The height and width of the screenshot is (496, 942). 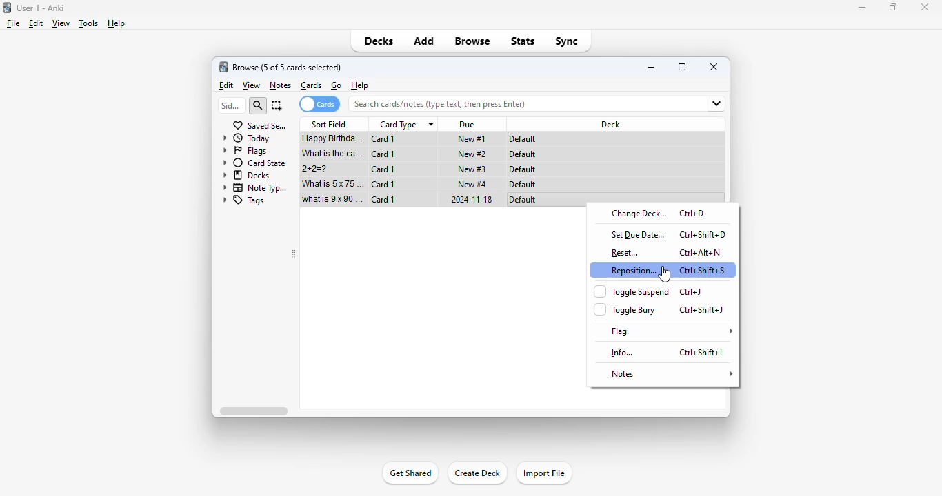 What do you see at coordinates (638, 234) in the screenshot?
I see `set due date` at bounding box center [638, 234].